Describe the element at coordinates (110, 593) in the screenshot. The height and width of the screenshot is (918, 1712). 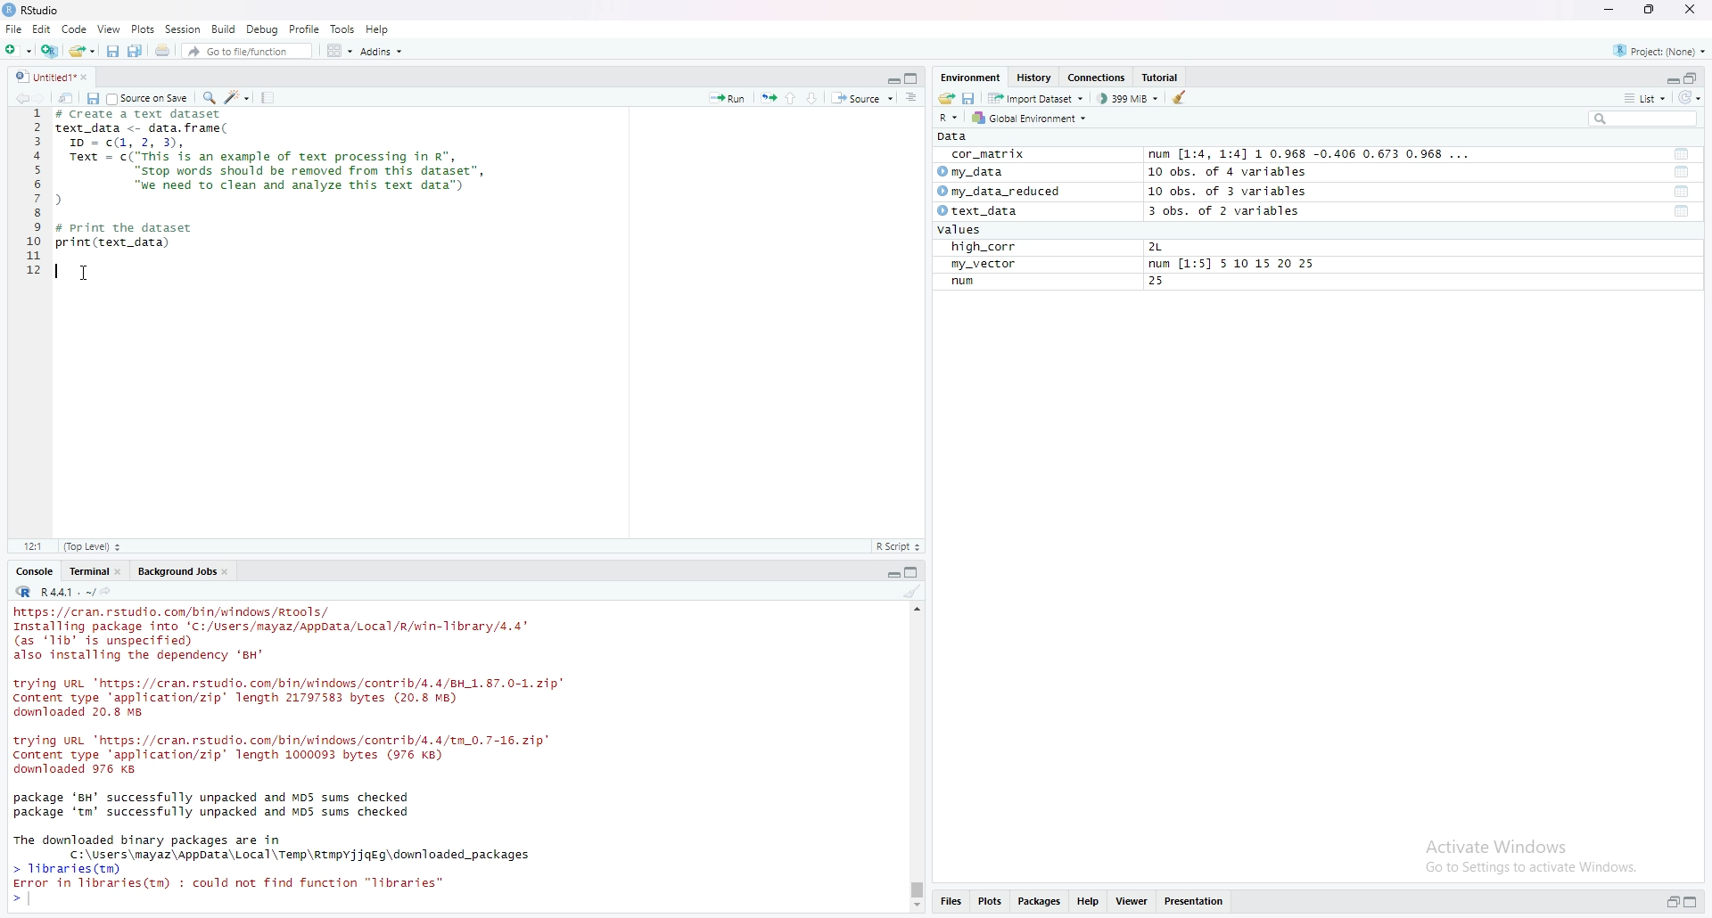
I see `view the current working directory` at that location.